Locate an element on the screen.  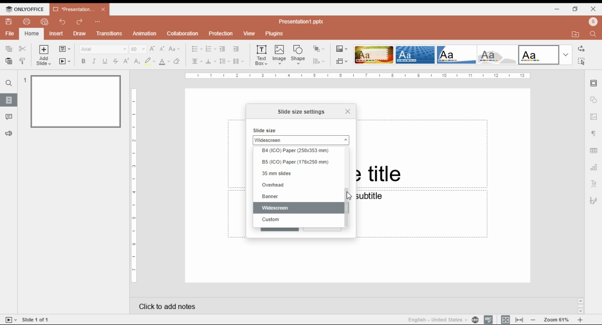
zoom out is located at coordinates (533, 319).